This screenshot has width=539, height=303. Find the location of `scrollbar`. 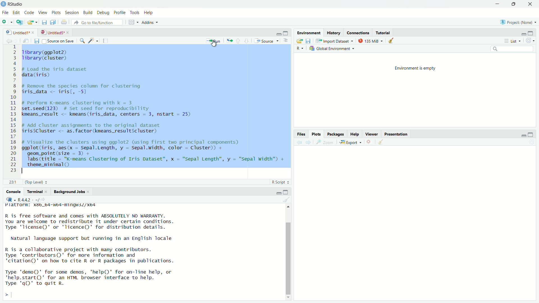

scrollbar is located at coordinates (289, 257).